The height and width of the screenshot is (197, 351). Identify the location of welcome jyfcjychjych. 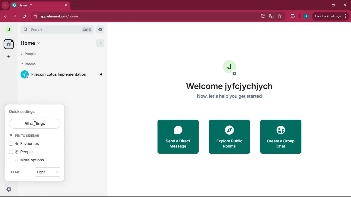
(234, 86).